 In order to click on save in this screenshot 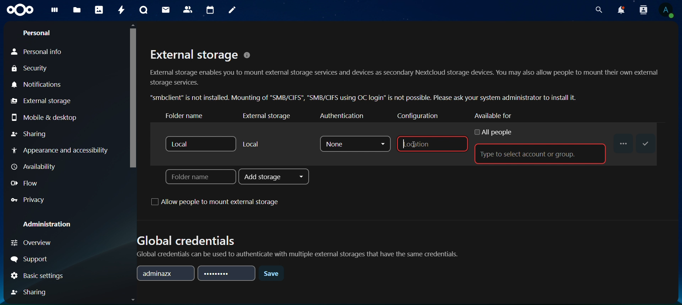, I will do `click(646, 143)`.